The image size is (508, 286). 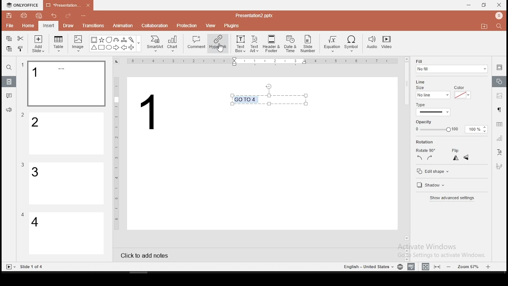 What do you see at coordinates (500, 82) in the screenshot?
I see `shape settings` at bounding box center [500, 82].